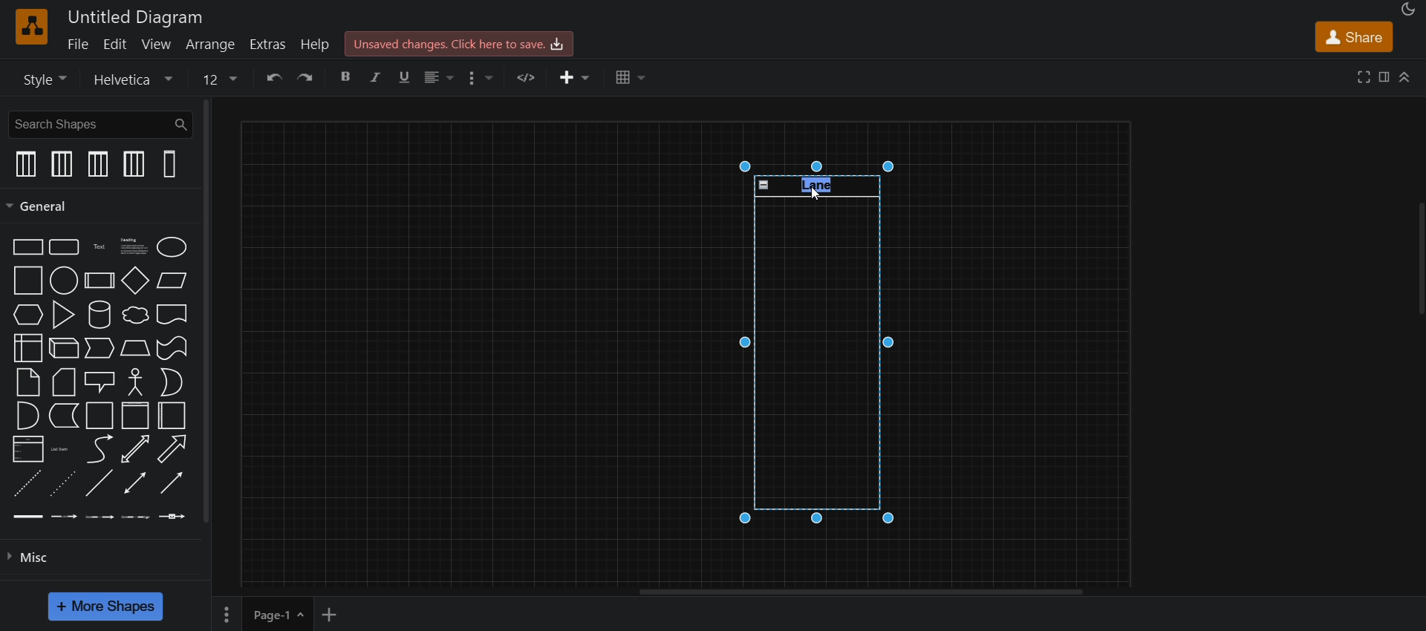  I want to click on container, so click(100, 416).